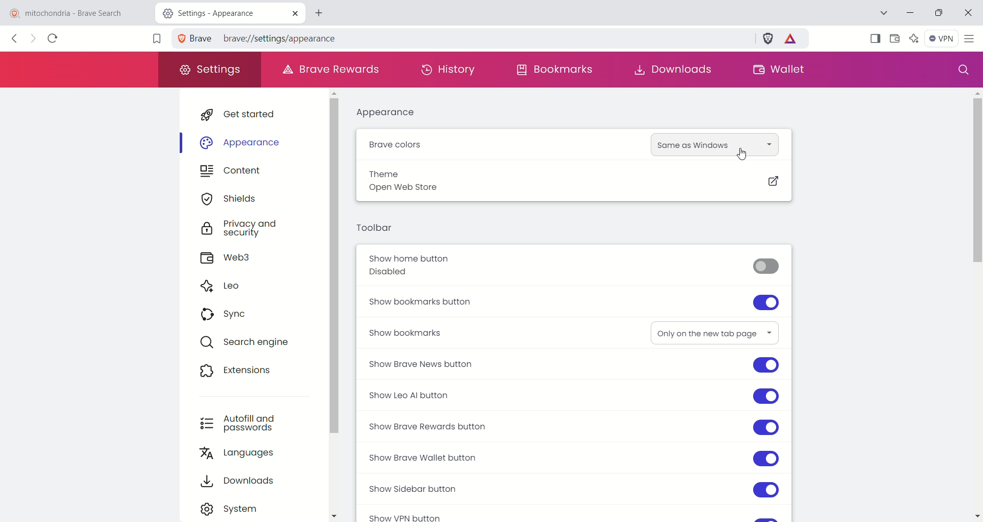 The image size is (983, 522). Describe the element at coordinates (232, 198) in the screenshot. I see `shields` at that location.